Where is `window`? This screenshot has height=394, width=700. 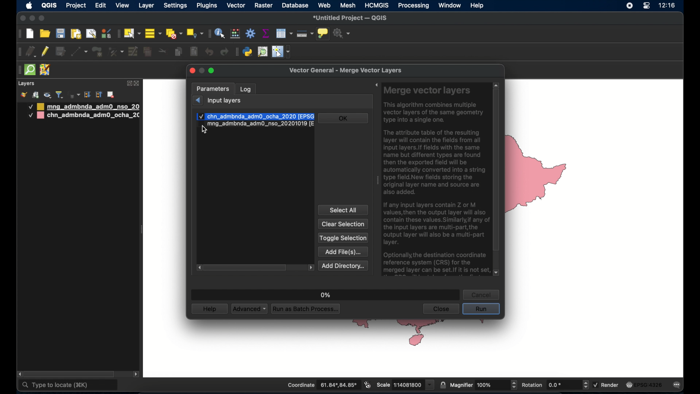
window is located at coordinates (450, 5).